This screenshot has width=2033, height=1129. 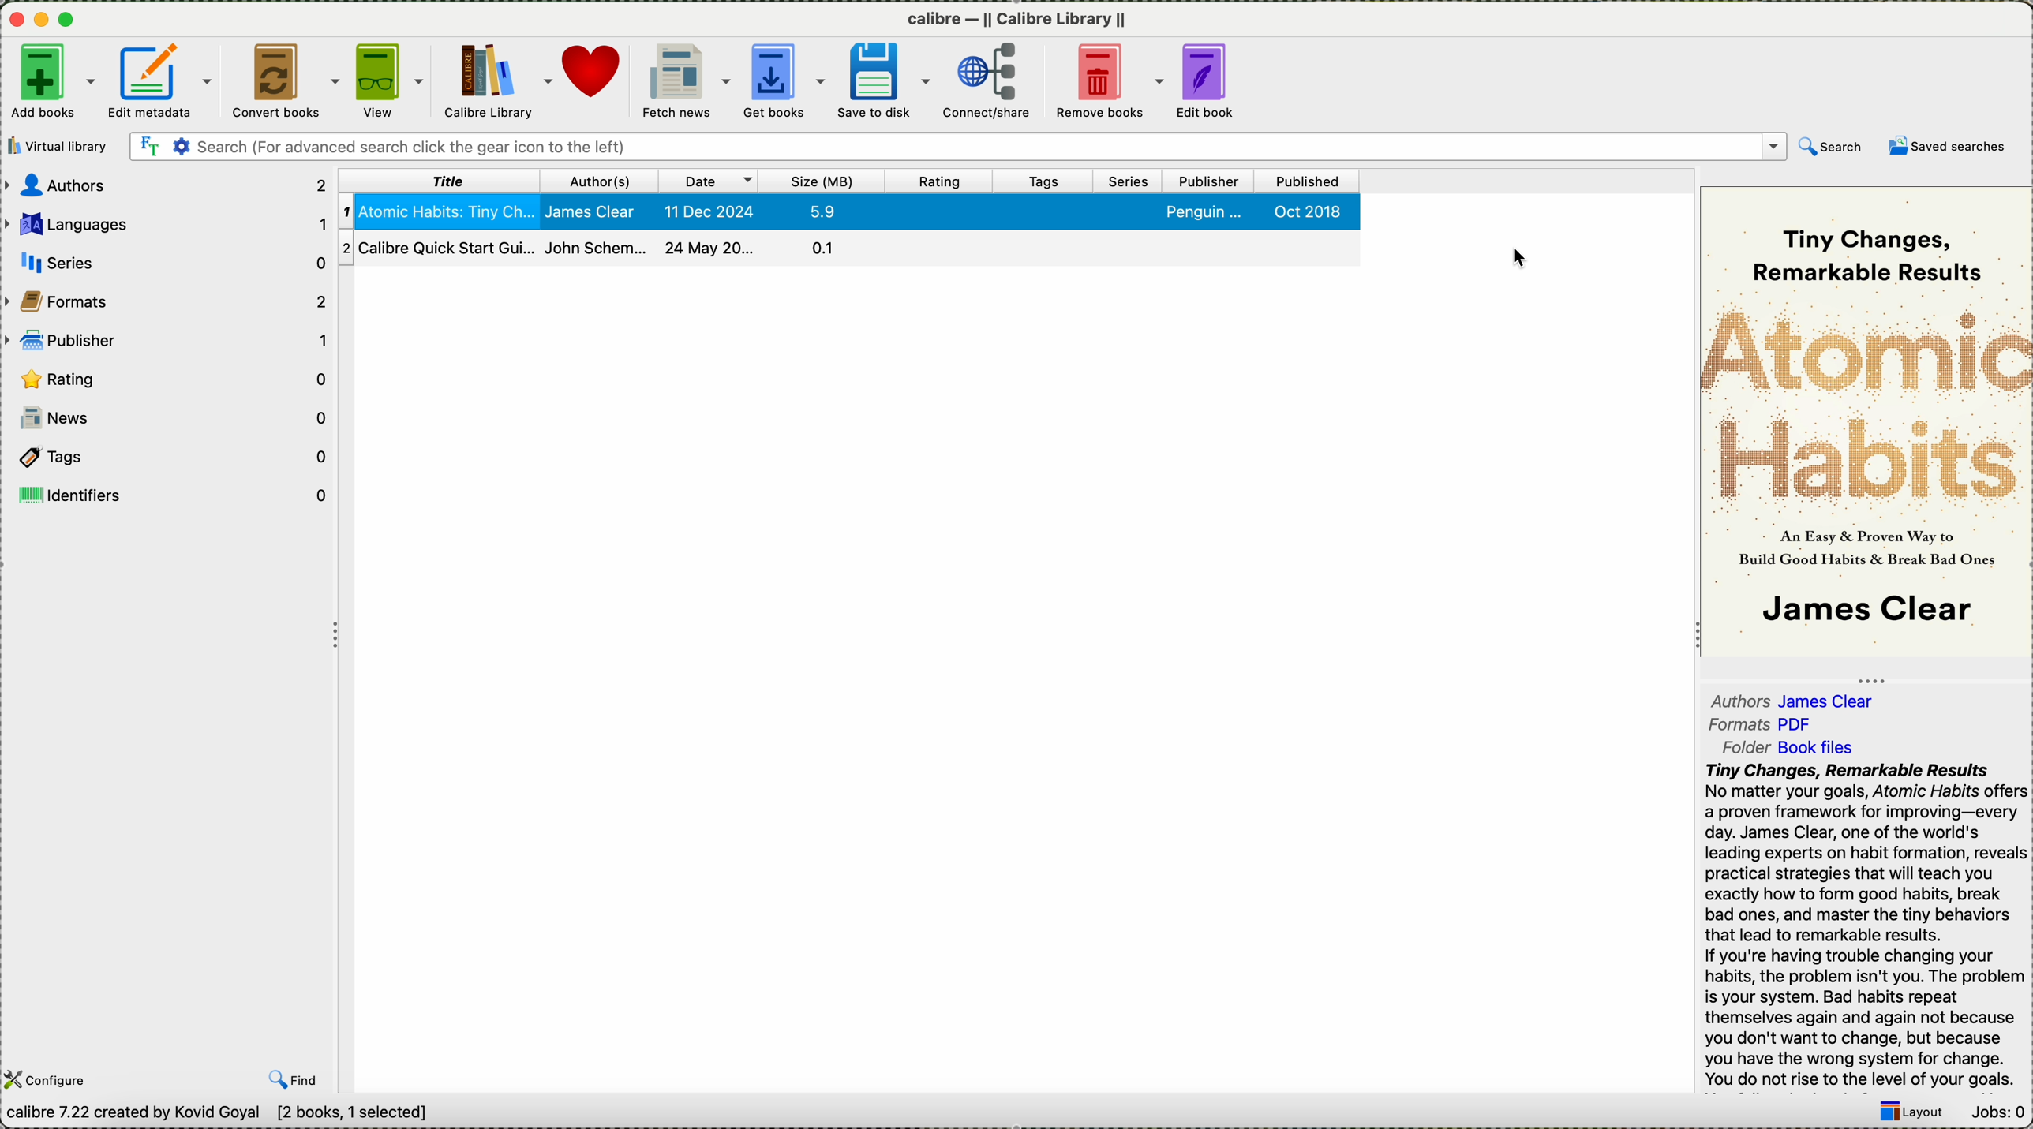 I want to click on tags, so click(x=1044, y=181).